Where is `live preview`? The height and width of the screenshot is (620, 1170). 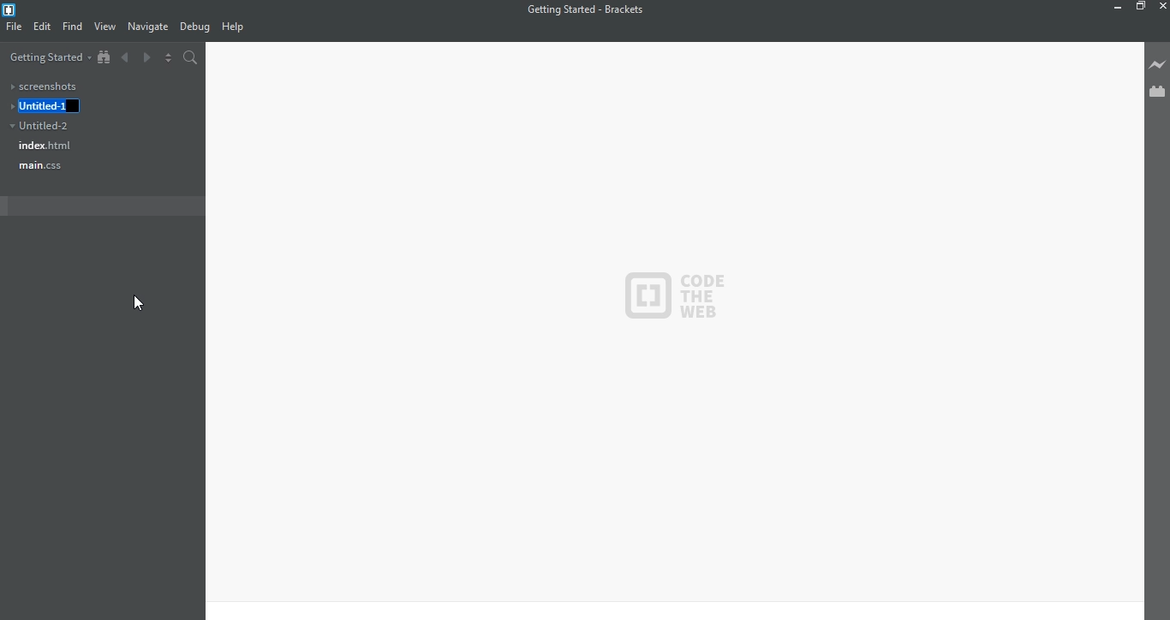 live preview is located at coordinates (1155, 63).